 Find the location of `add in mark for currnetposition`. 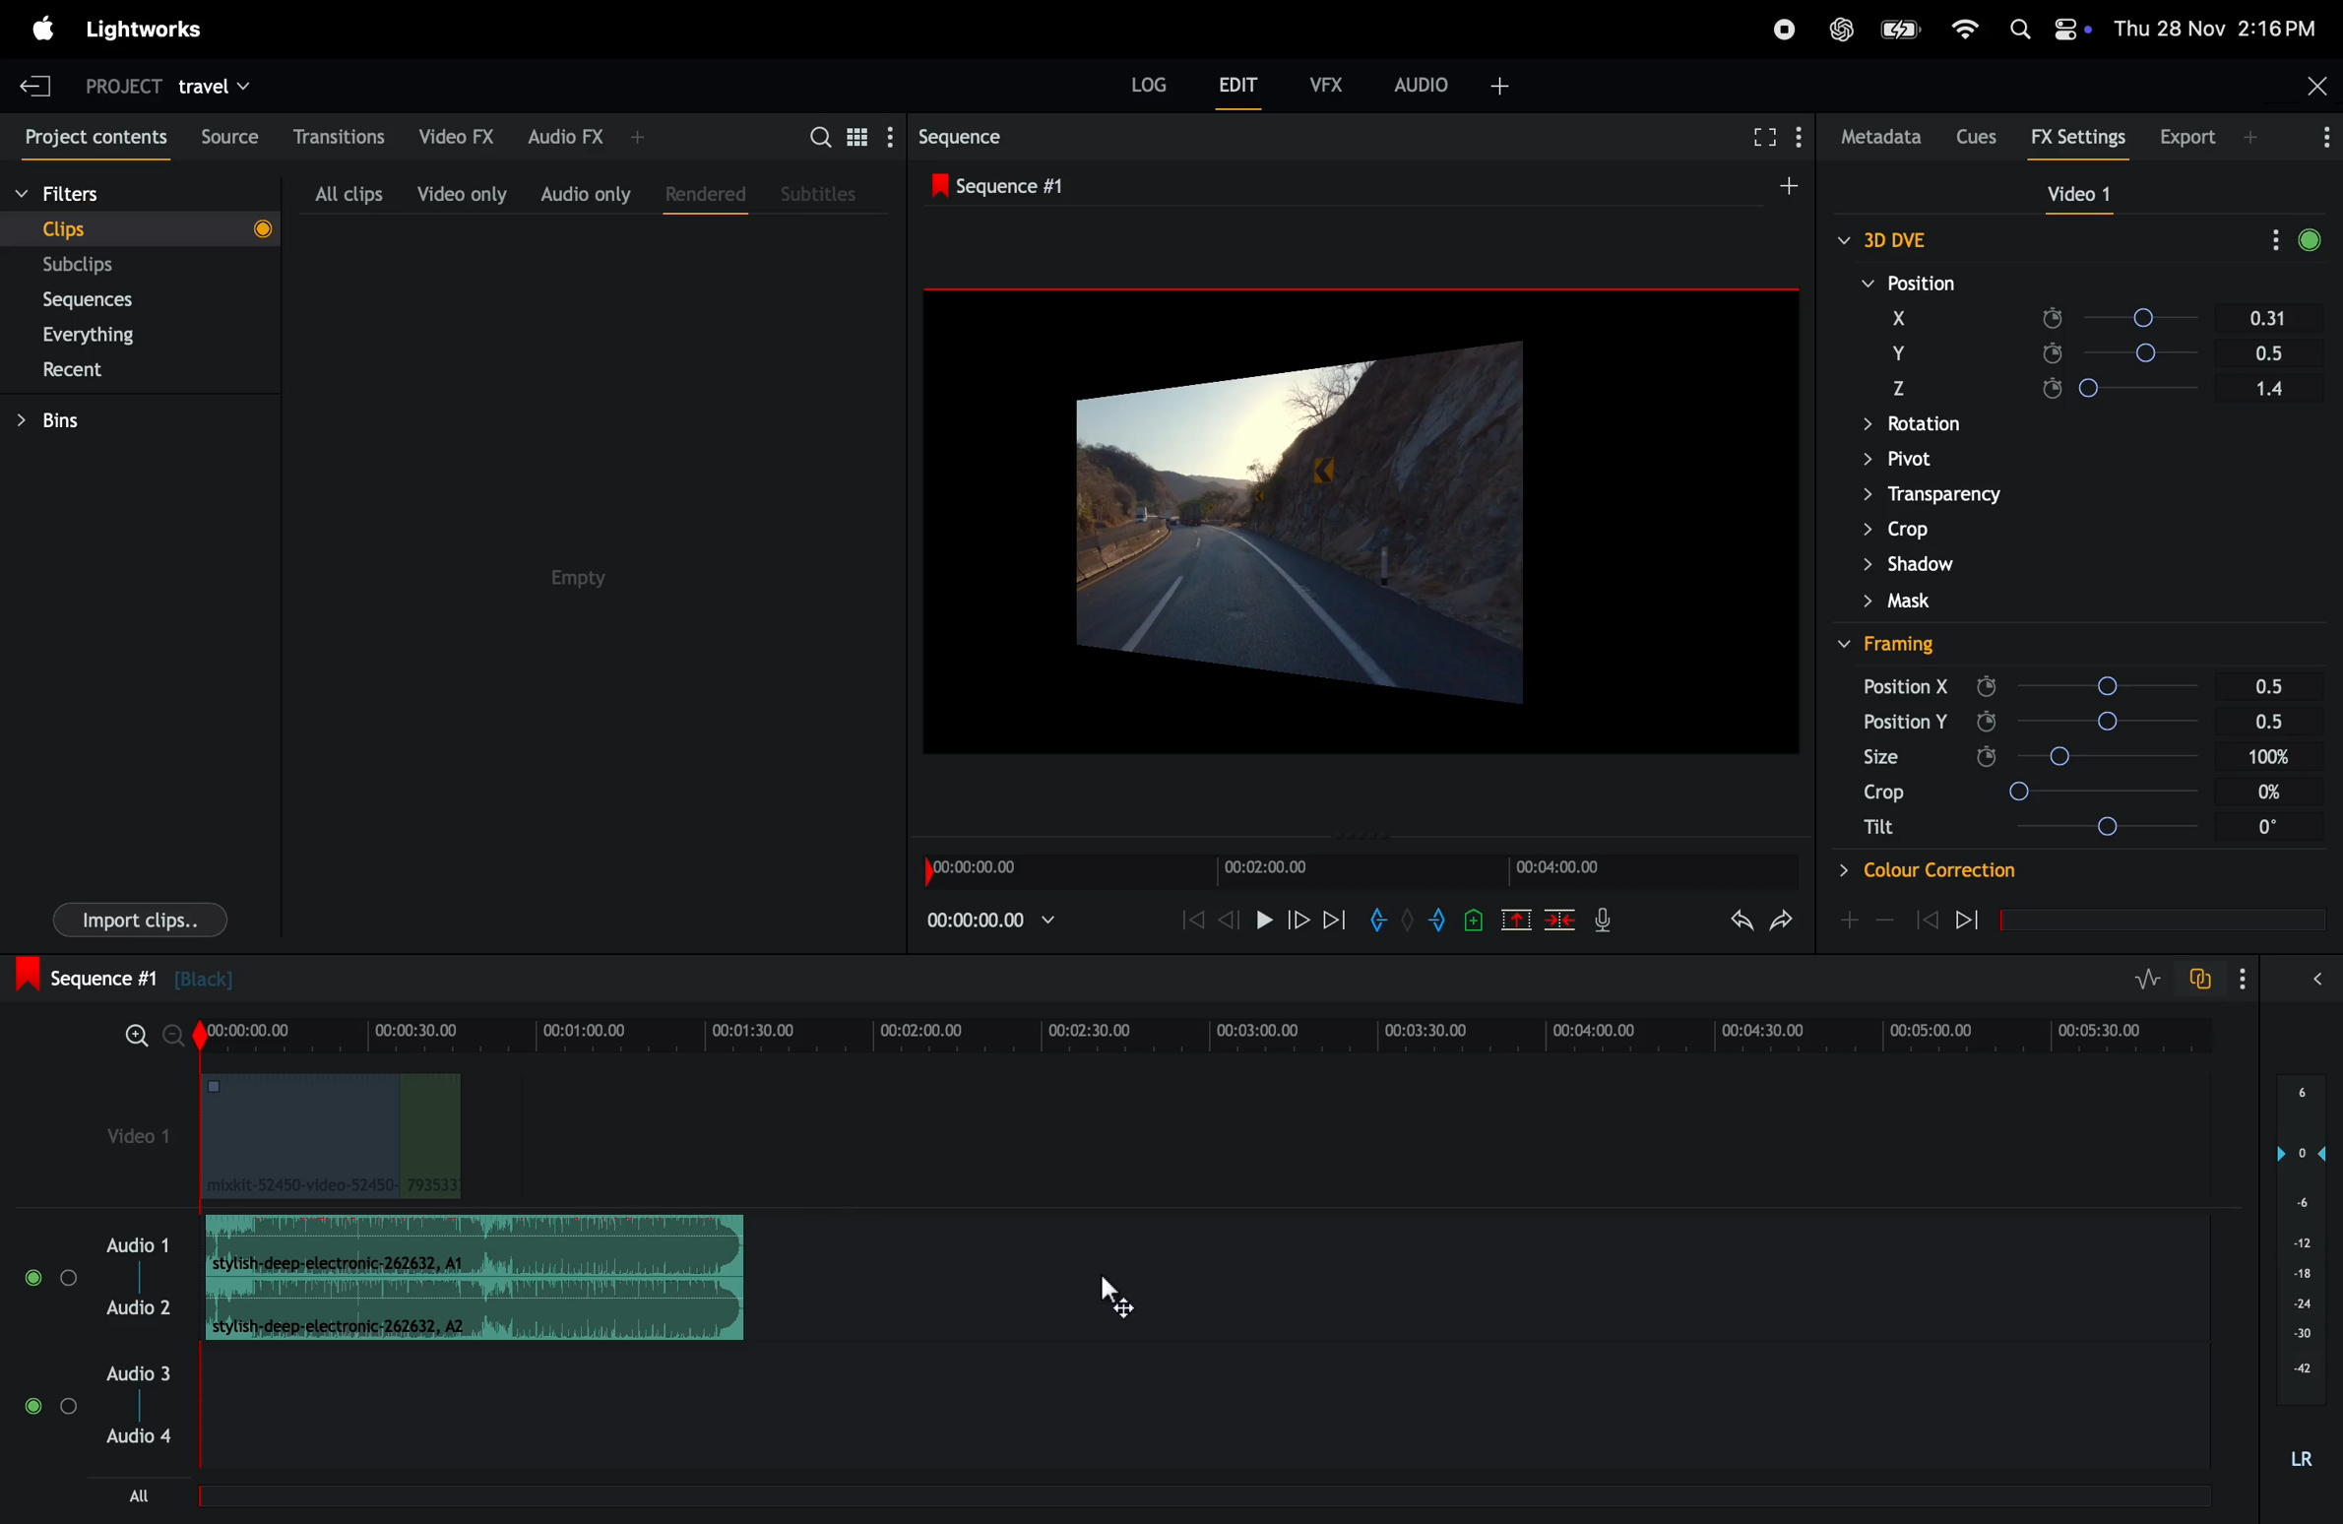

add in mark for currnetposition is located at coordinates (1381, 923).